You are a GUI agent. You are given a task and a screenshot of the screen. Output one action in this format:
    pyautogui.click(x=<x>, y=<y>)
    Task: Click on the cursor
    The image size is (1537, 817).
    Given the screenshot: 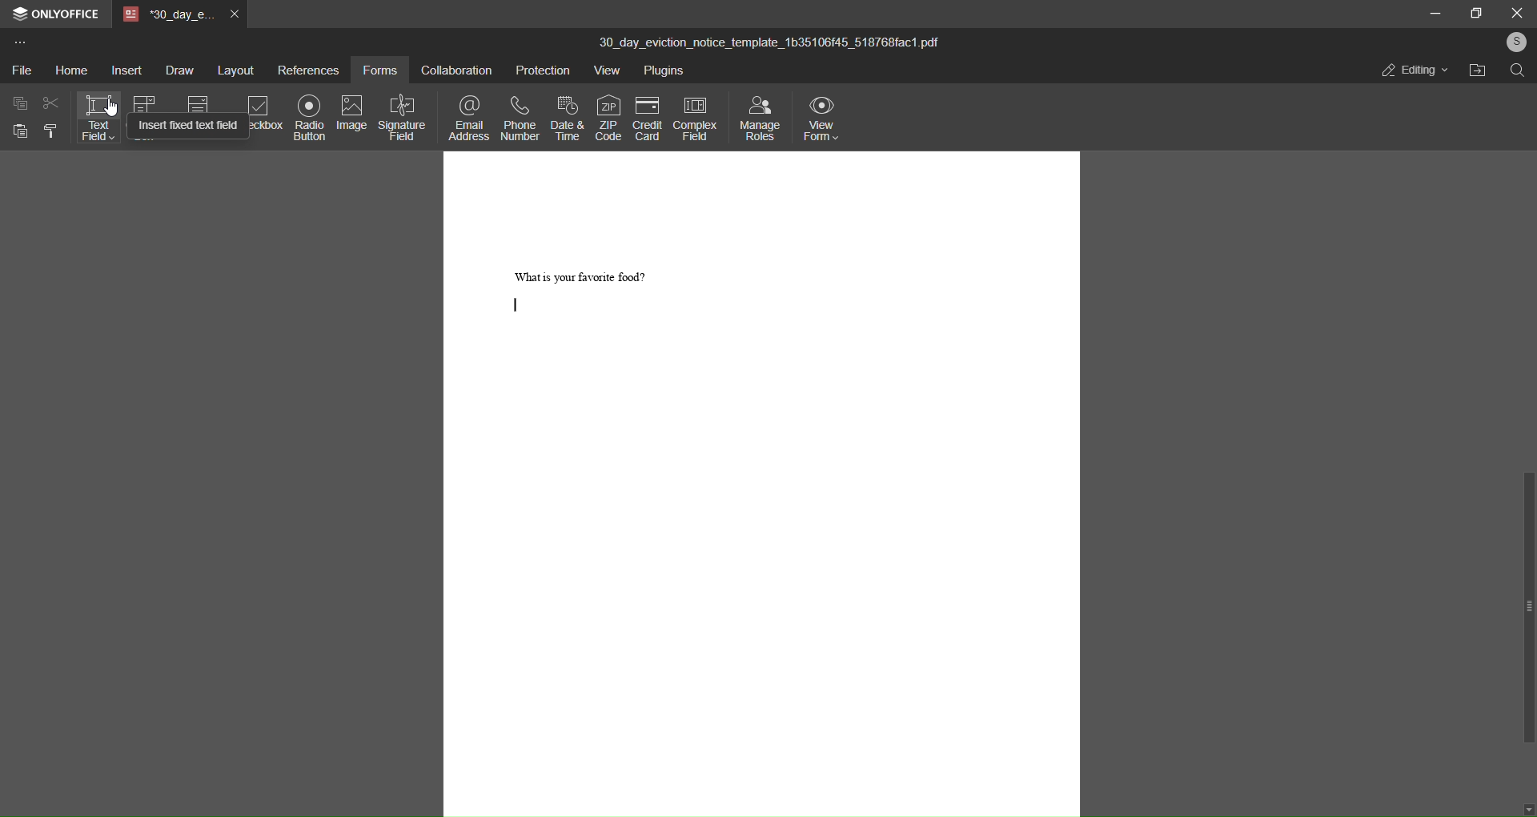 What is the action you would take?
    pyautogui.click(x=114, y=106)
    